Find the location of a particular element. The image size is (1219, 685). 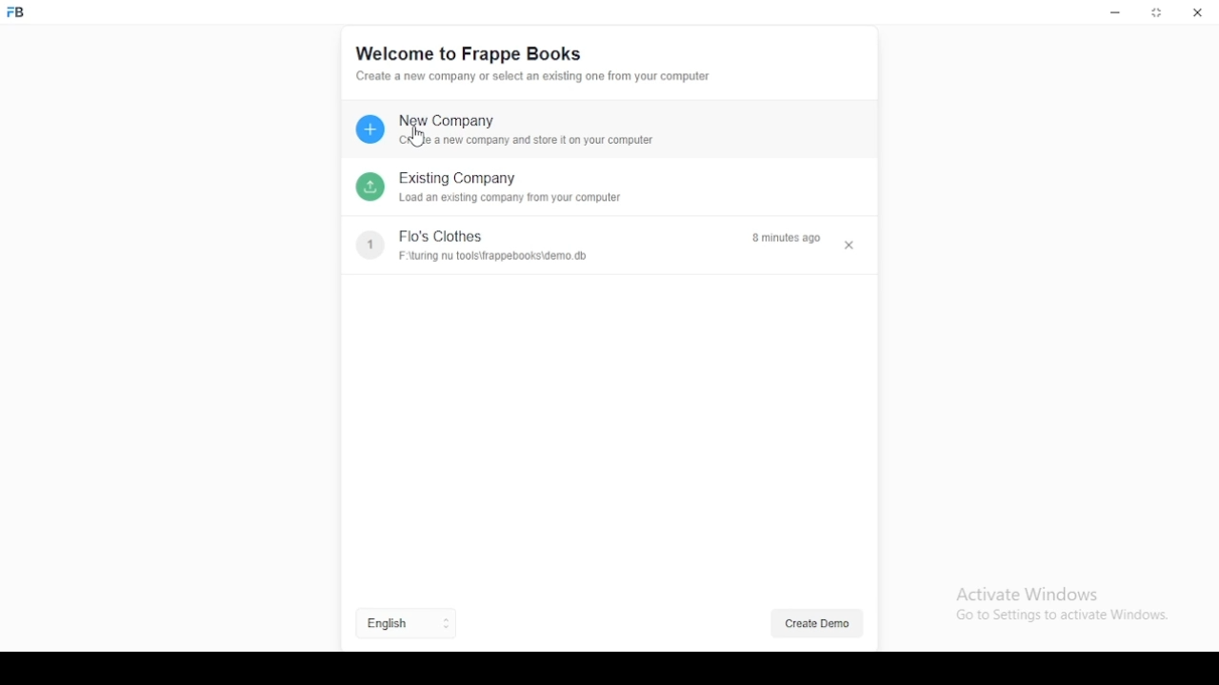

FB is located at coordinates (22, 12).